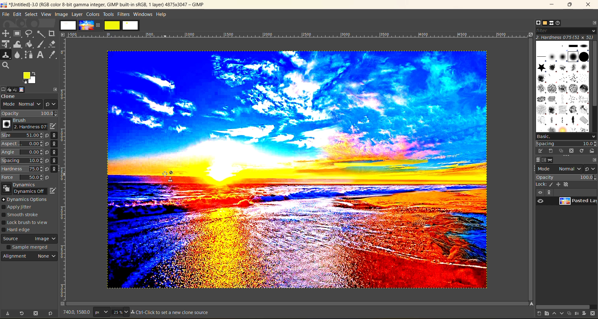 This screenshot has width=598, height=319. I want to click on size, so click(120, 312).